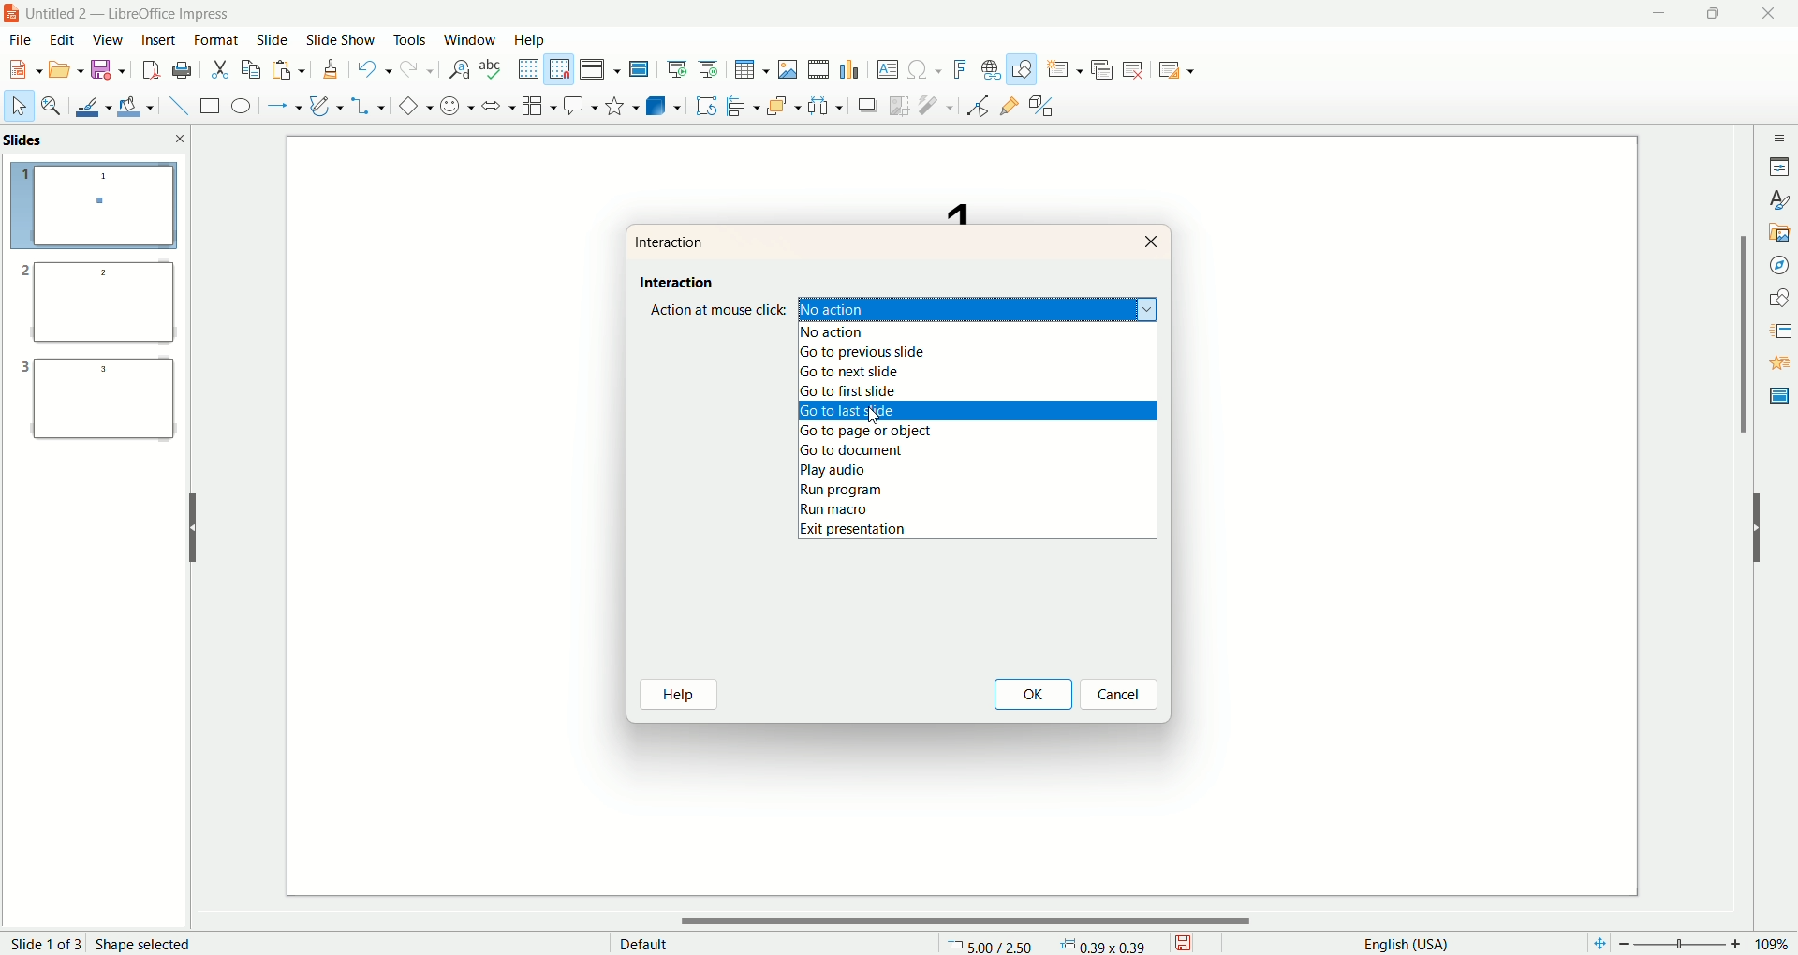 Image resolution: width=1798 pixels, height=955 pixels. Describe the element at coordinates (1404, 943) in the screenshot. I see `english` at that location.